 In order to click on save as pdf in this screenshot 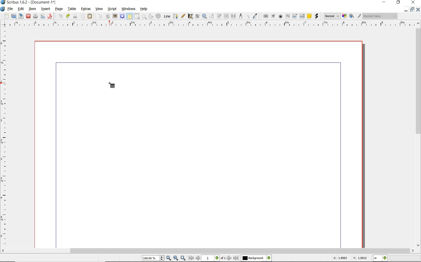, I will do `click(50, 16)`.